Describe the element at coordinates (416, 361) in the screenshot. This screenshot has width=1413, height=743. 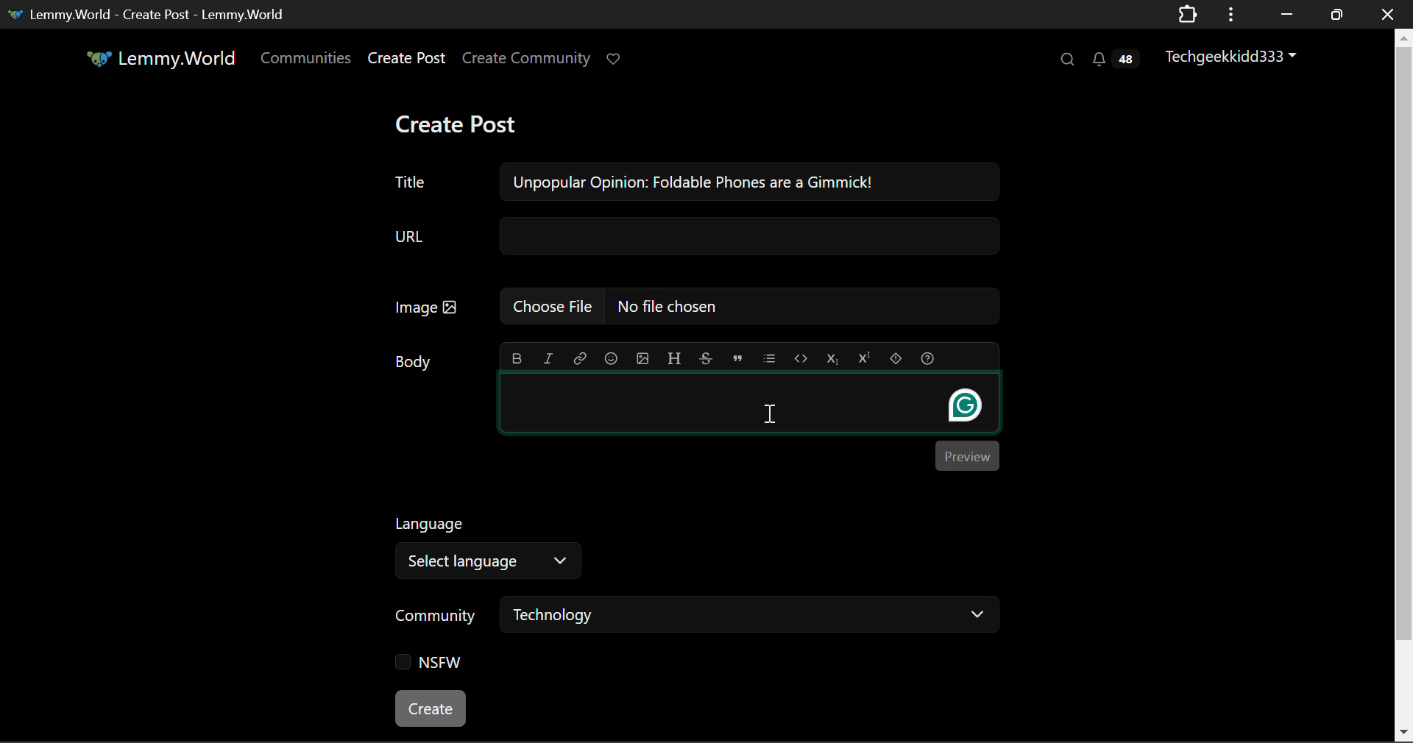
I see `Body` at that location.